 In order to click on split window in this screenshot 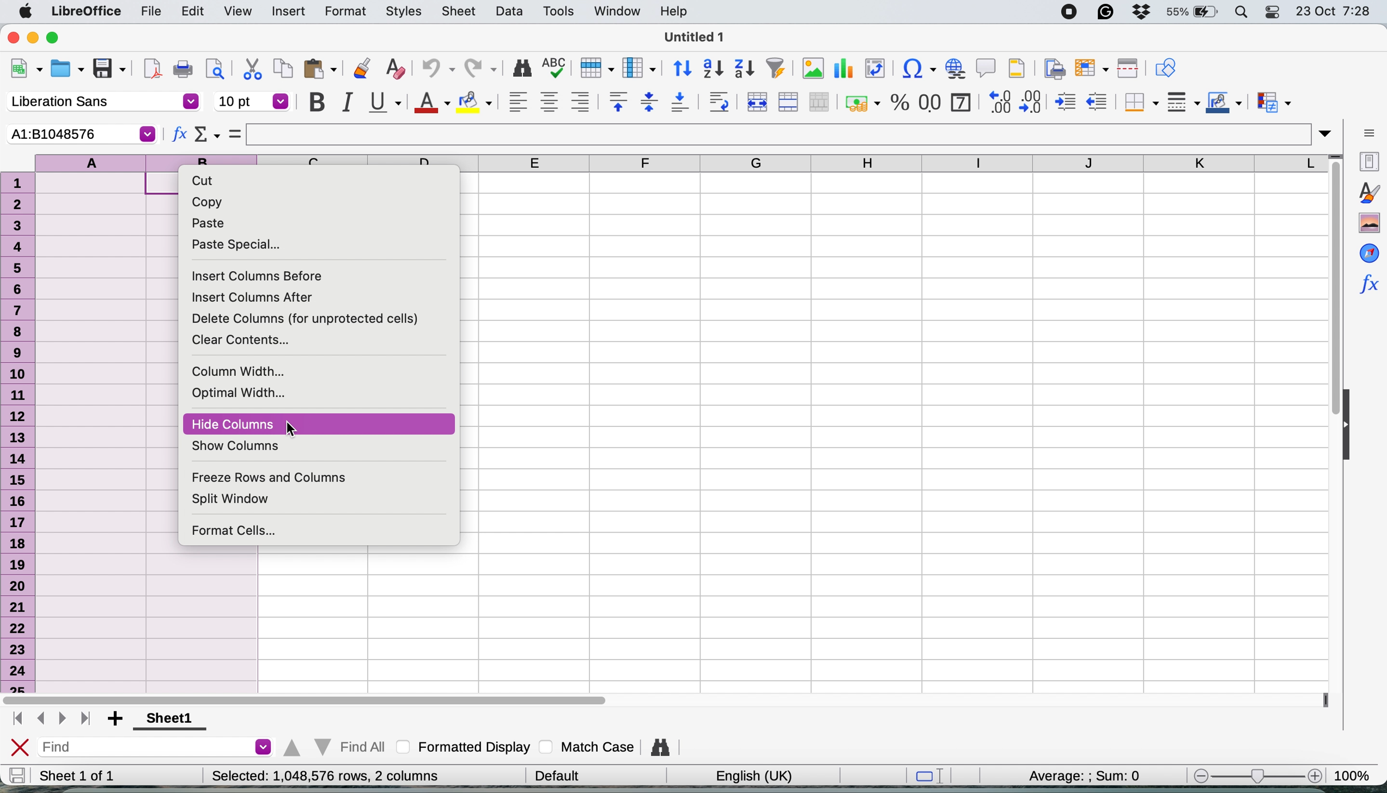, I will do `click(1129, 69)`.